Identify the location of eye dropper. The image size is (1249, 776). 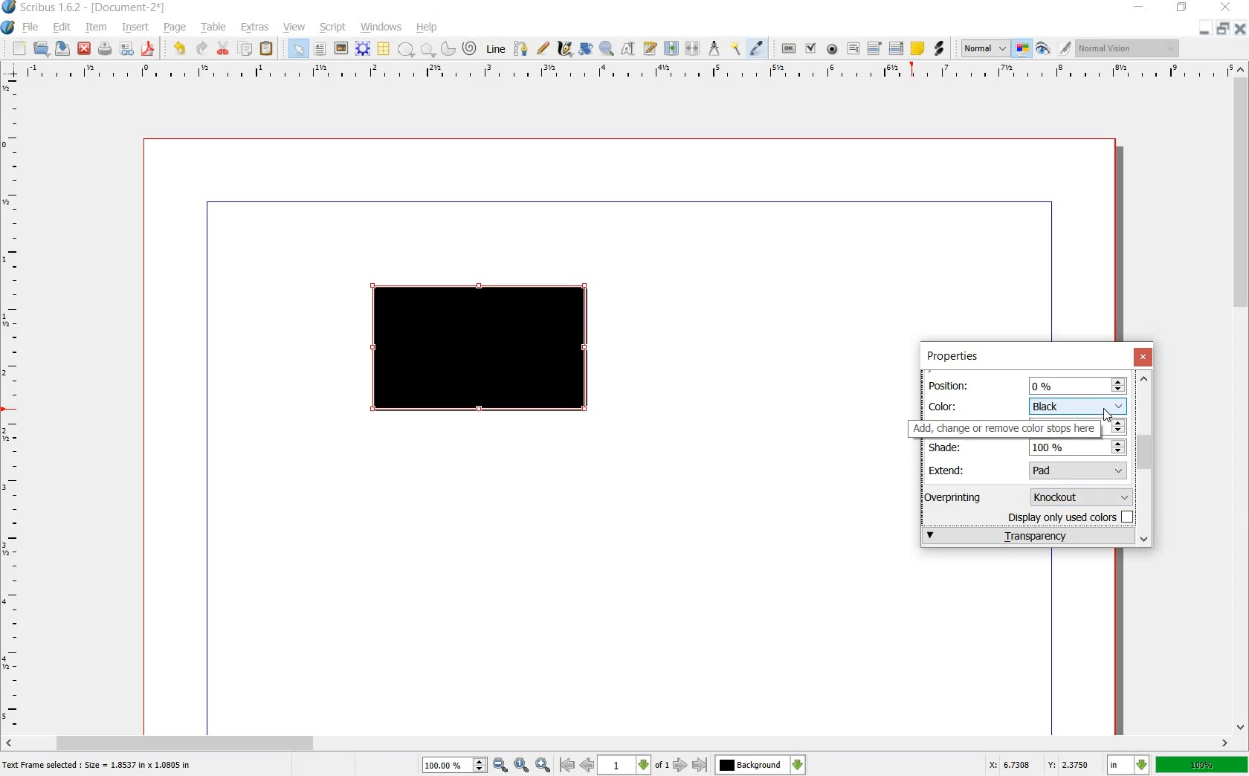
(758, 49).